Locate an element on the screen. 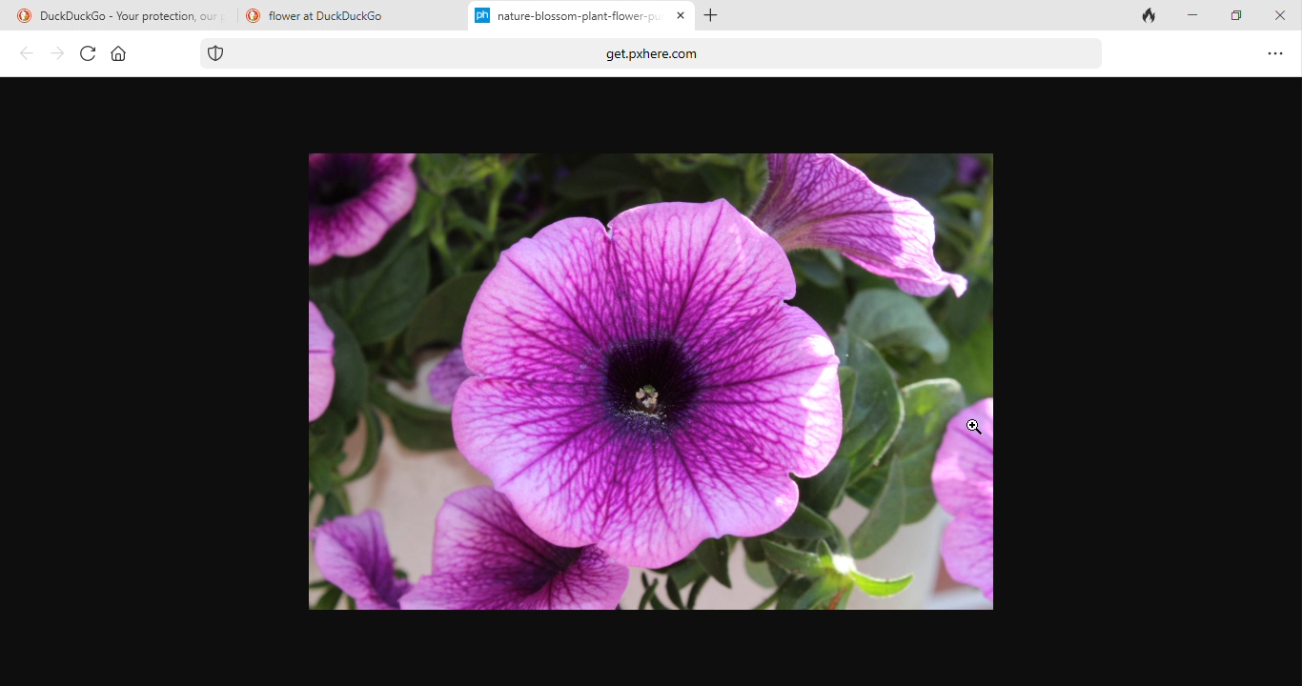 Image resolution: width=1302 pixels, height=686 pixels. refresh is located at coordinates (85, 53).